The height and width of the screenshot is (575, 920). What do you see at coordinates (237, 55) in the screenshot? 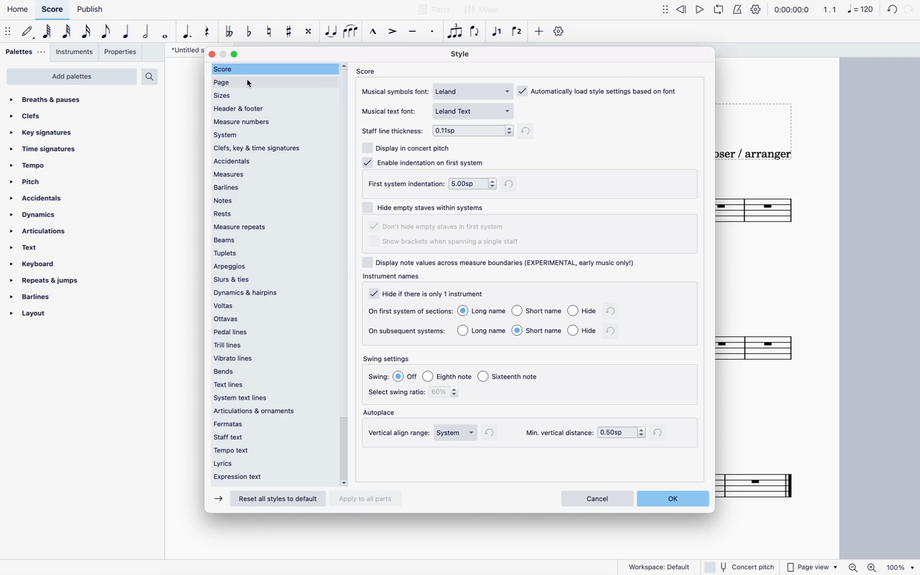
I see `maximize` at bounding box center [237, 55].